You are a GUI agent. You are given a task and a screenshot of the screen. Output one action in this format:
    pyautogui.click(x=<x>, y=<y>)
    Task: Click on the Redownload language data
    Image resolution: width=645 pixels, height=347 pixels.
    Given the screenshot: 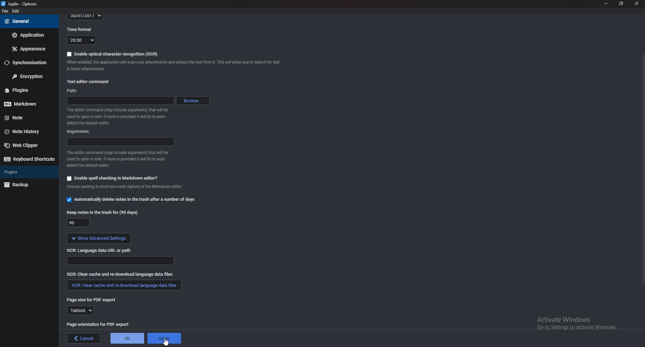 What is the action you would take?
    pyautogui.click(x=124, y=285)
    